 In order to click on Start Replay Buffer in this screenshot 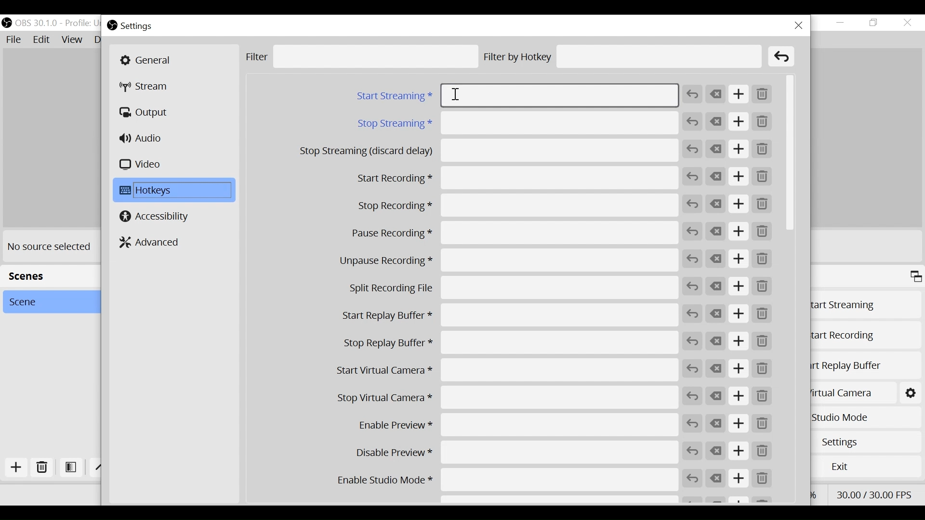, I will do `click(507, 315)`.